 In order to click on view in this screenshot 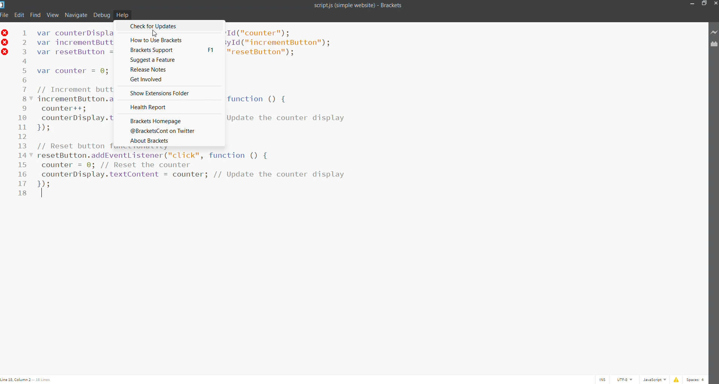, I will do `click(53, 14)`.